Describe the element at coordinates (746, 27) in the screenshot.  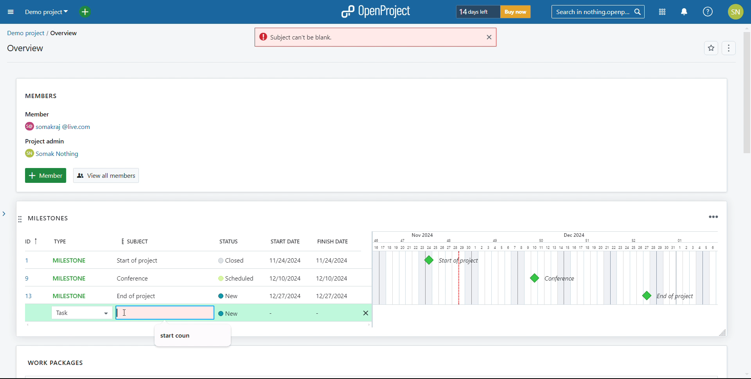
I see `scroll up` at that location.